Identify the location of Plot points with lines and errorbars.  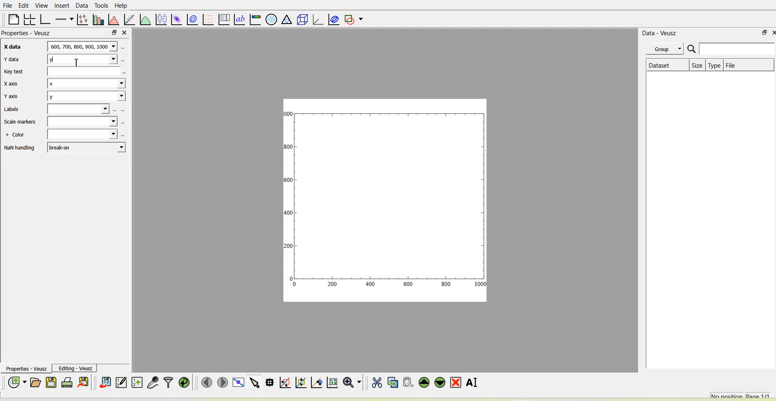
(83, 19).